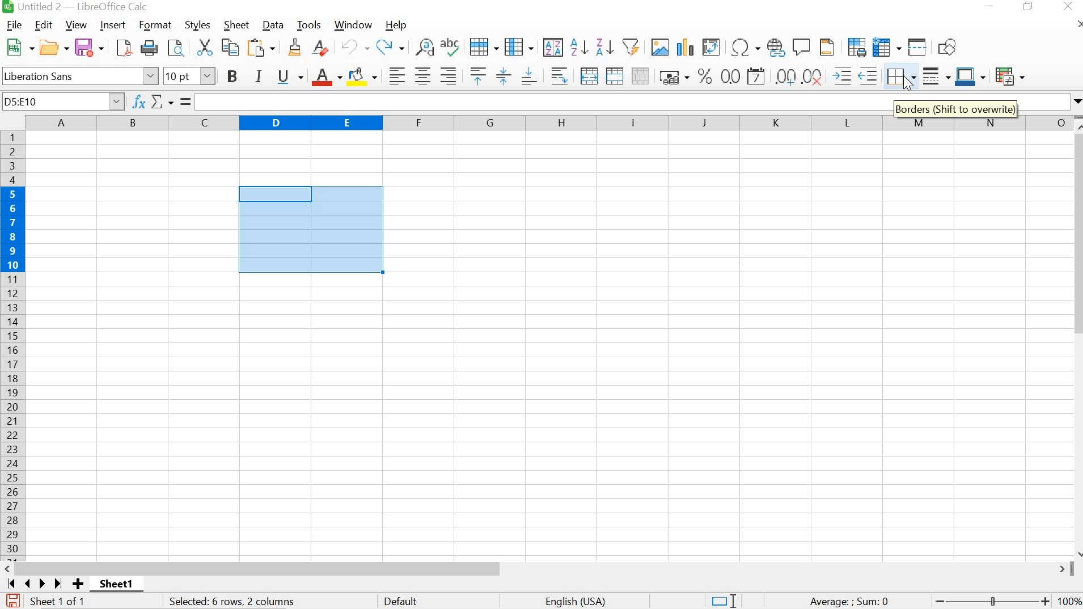 Image resolution: width=1083 pixels, height=609 pixels. Describe the element at coordinates (294, 48) in the screenshot. I see `clone formatting` at that location.